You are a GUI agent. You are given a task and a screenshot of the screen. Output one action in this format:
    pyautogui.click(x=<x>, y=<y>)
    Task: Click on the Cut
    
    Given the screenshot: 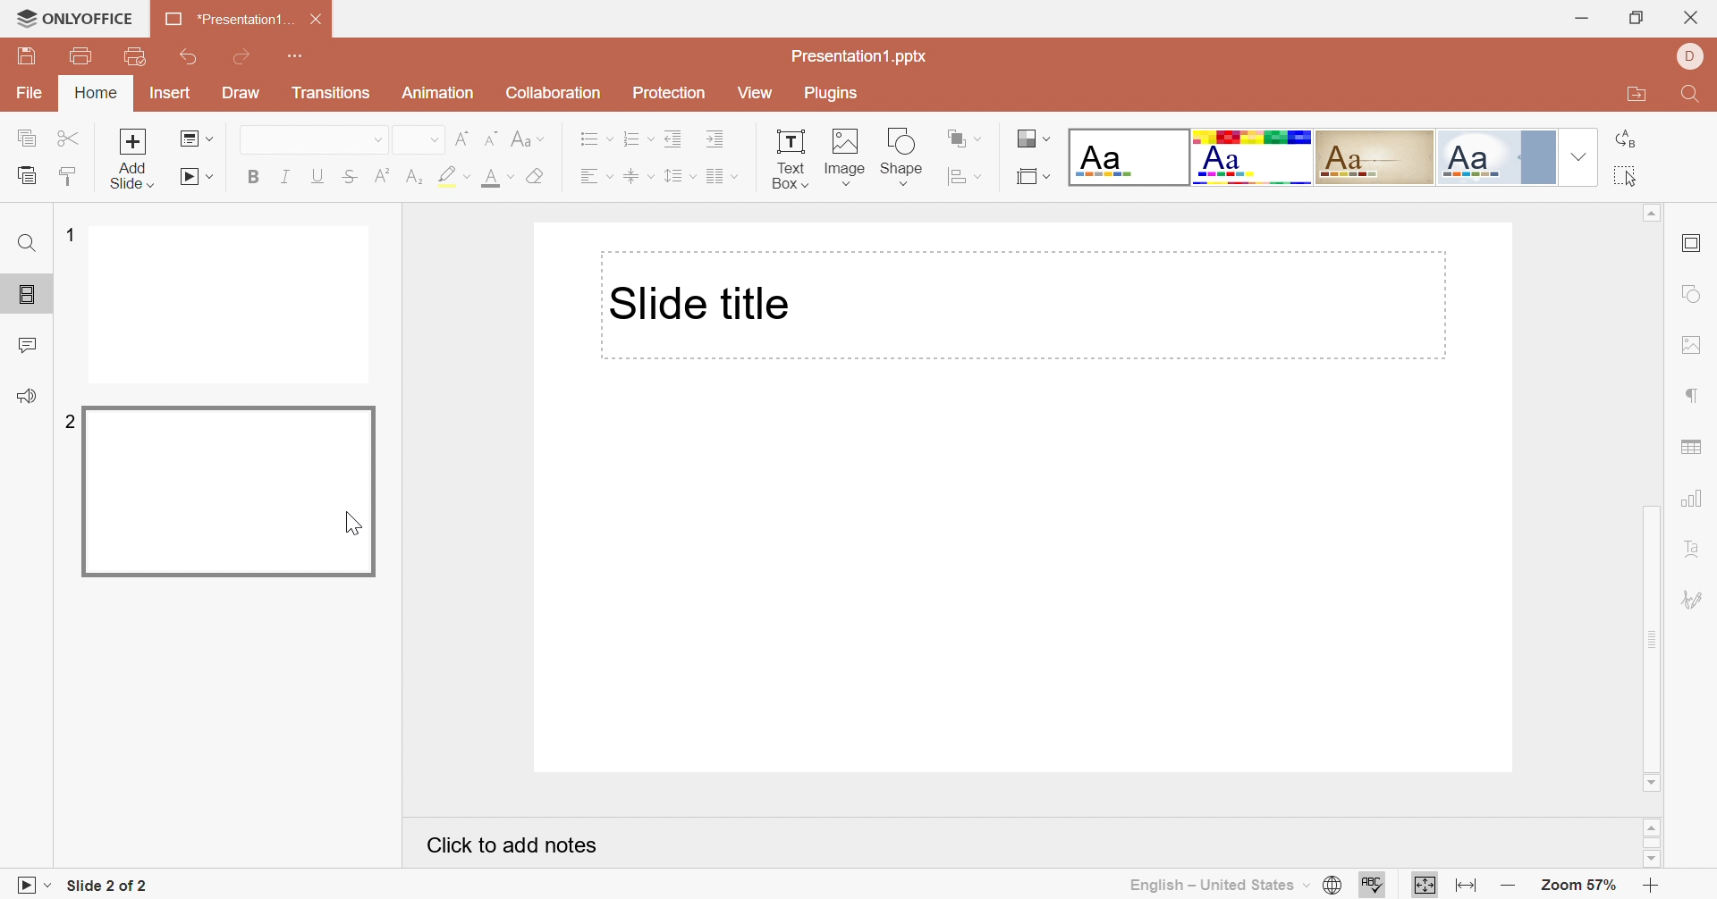 What is the action you would take?
    pyautogui.click(x=72, y=138)
    